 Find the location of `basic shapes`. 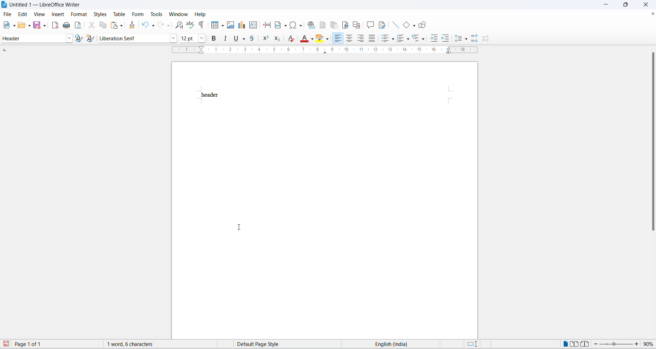

basic shapes is located at coordinates (404, 24).